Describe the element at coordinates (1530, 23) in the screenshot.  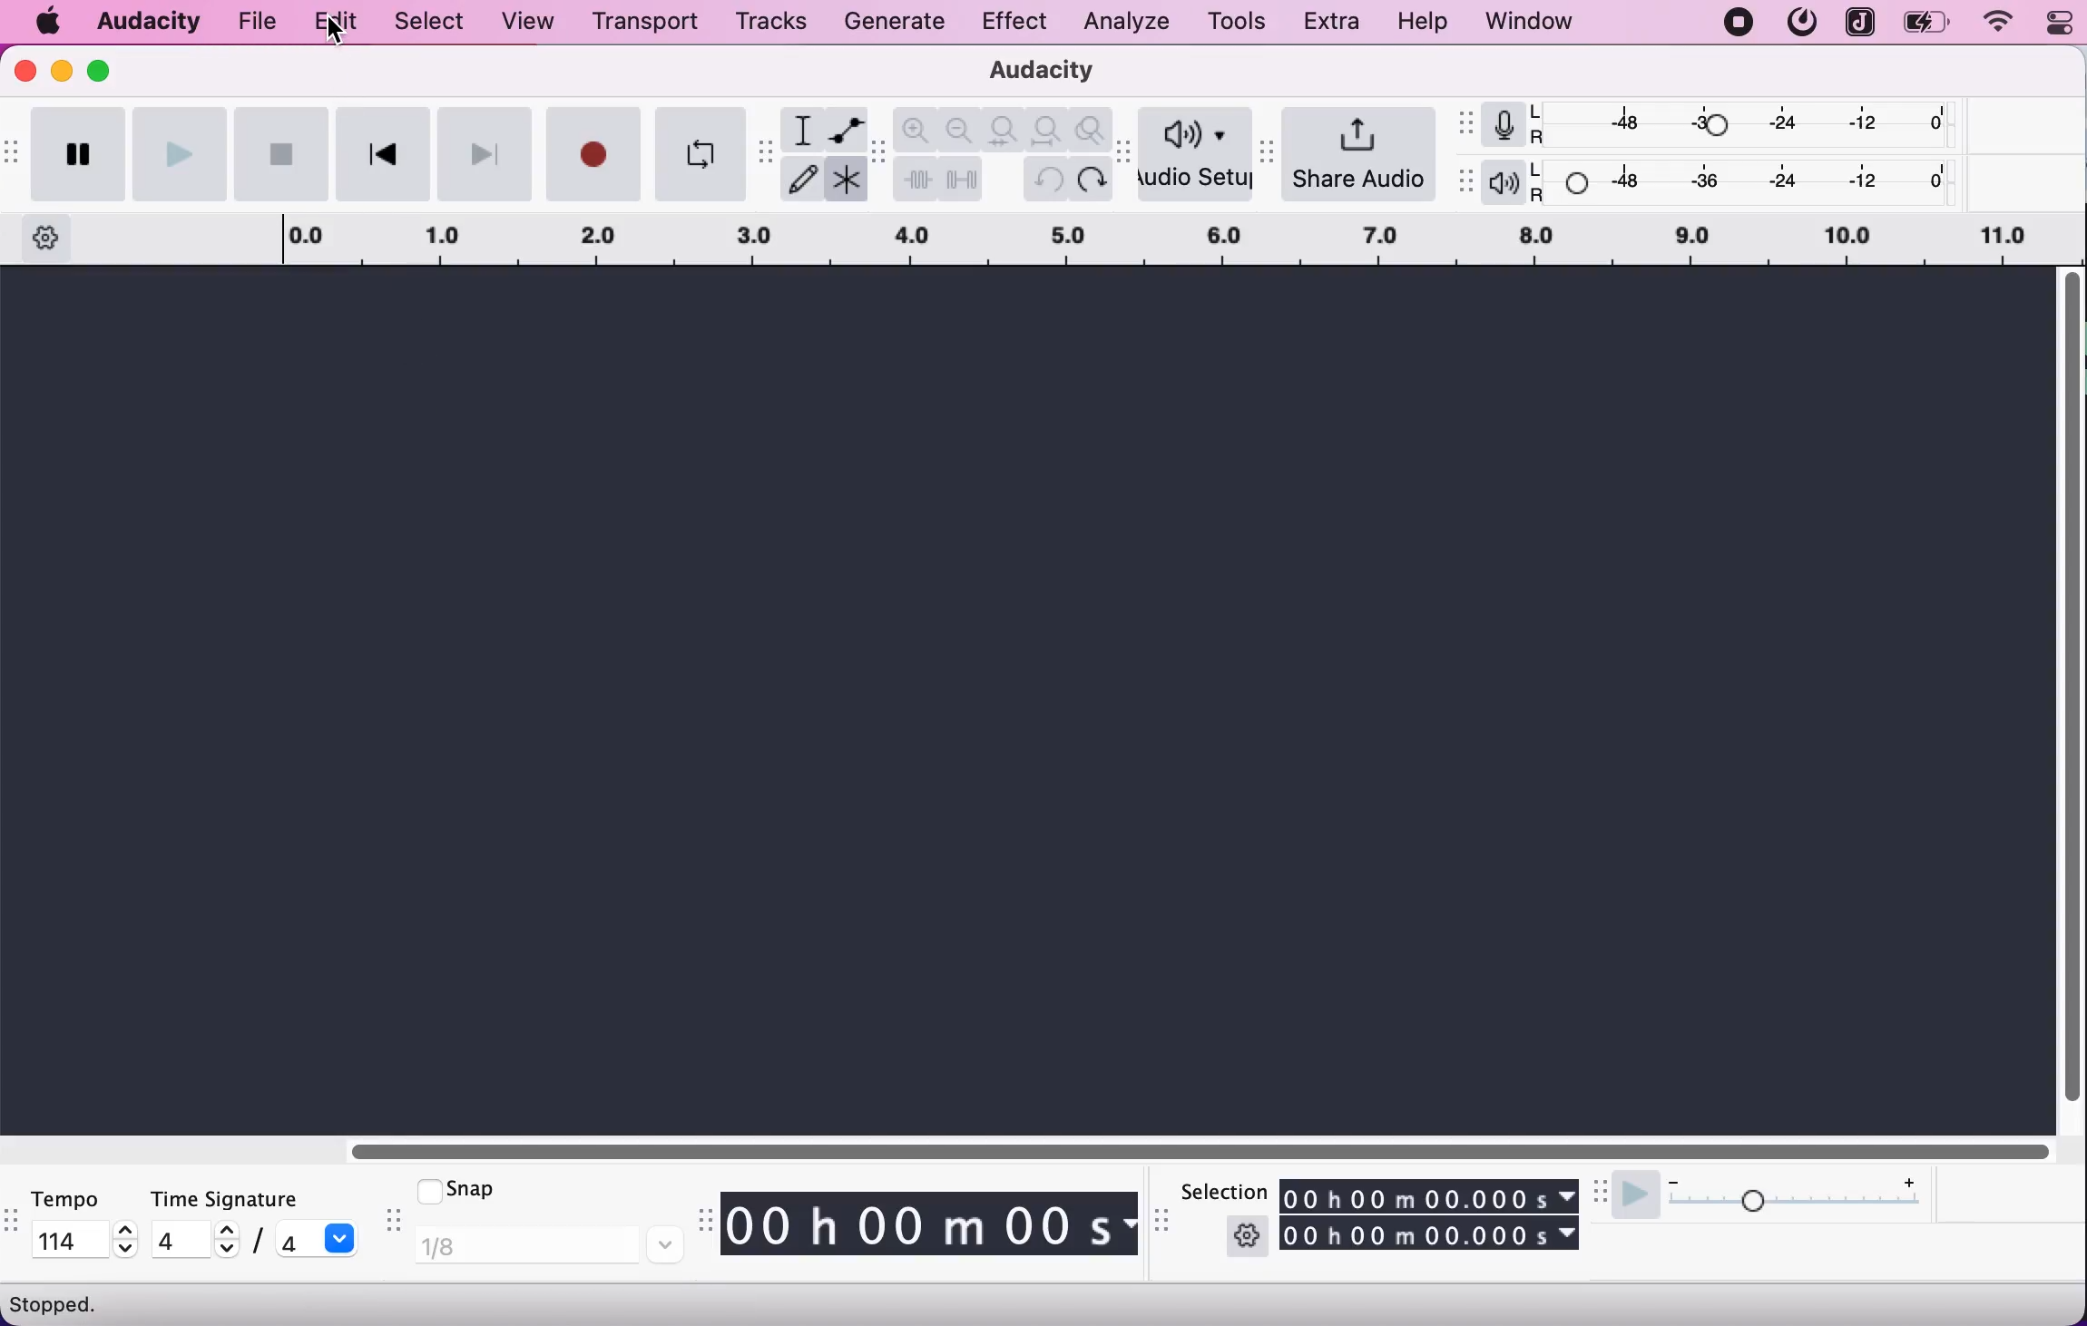
I see `window` at that location.